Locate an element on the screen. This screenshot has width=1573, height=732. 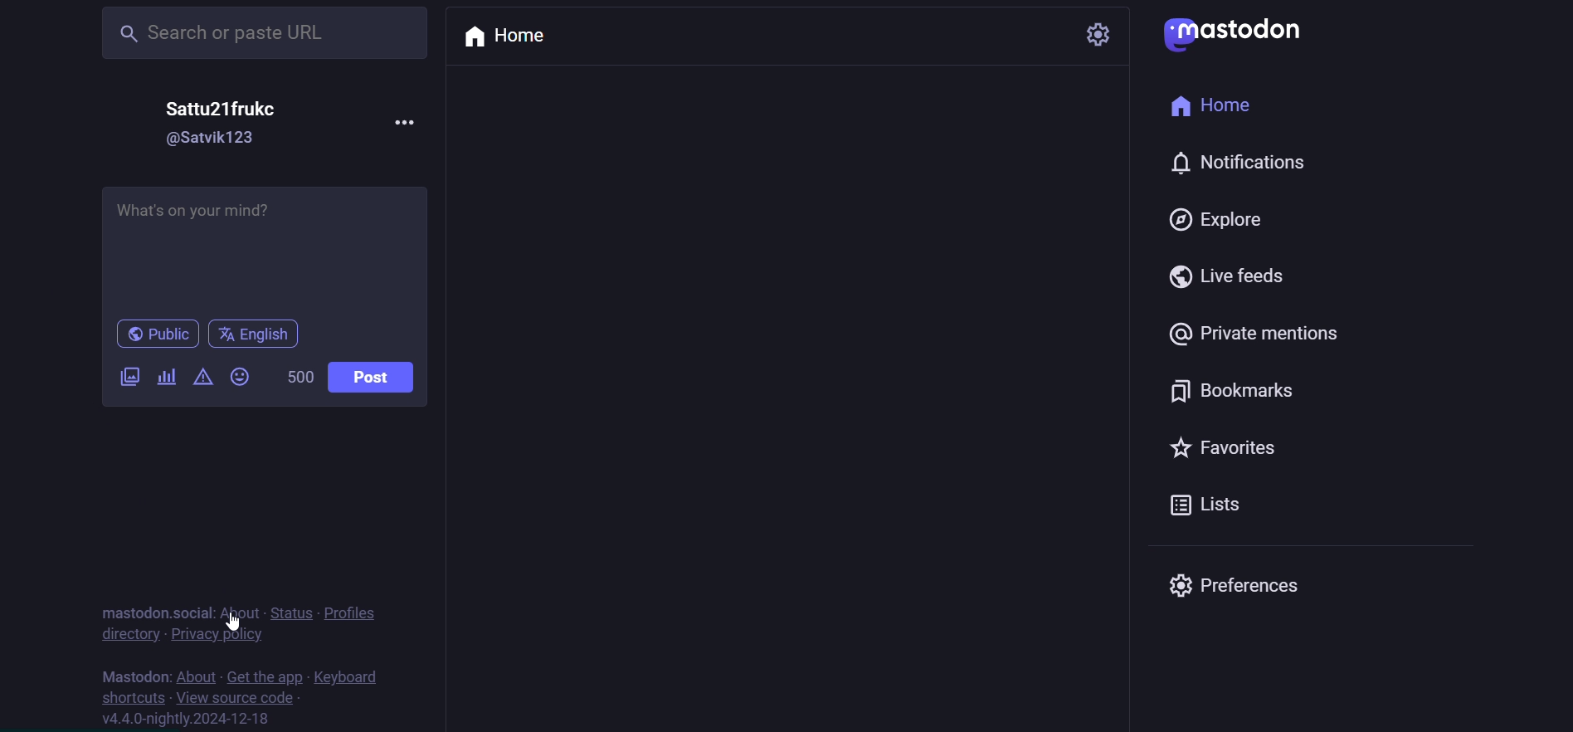
favorite is located at coordinates (1235, 452).